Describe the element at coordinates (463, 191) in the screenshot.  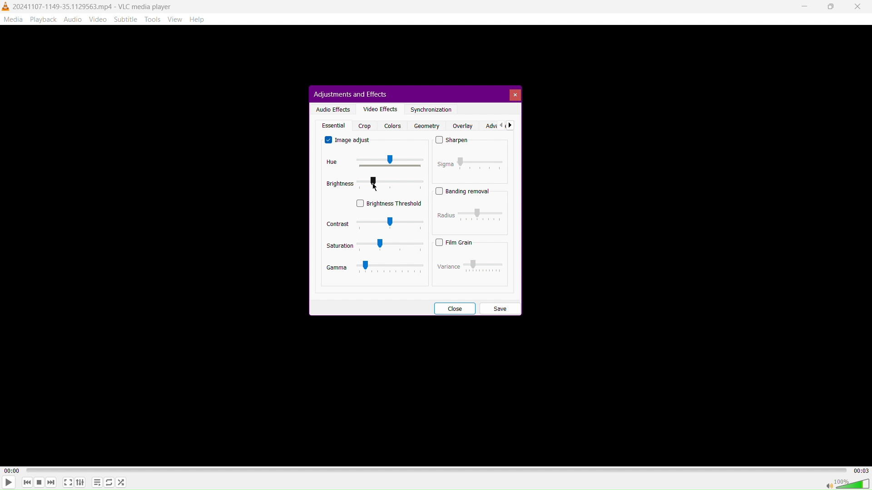
I see `Banding Removal` at that location.